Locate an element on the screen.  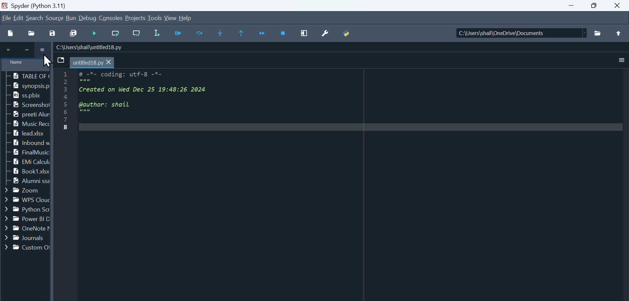
open directory is located at coordinates (598, 33).